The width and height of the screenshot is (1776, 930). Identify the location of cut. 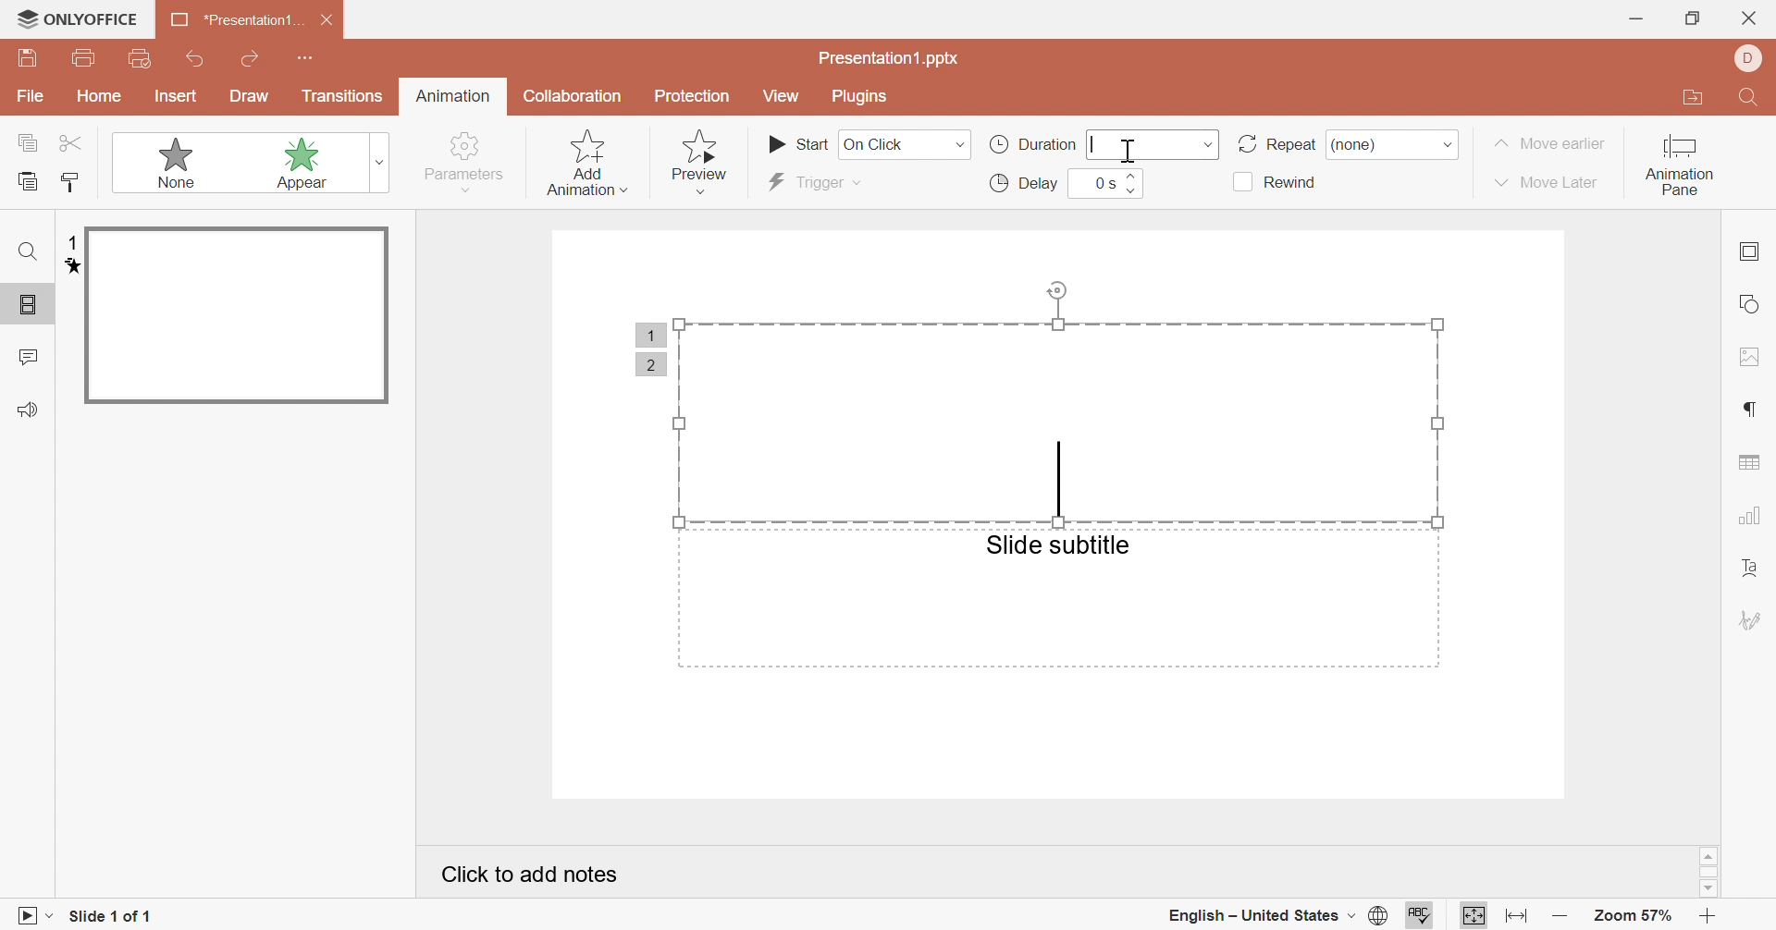
(72, 143).